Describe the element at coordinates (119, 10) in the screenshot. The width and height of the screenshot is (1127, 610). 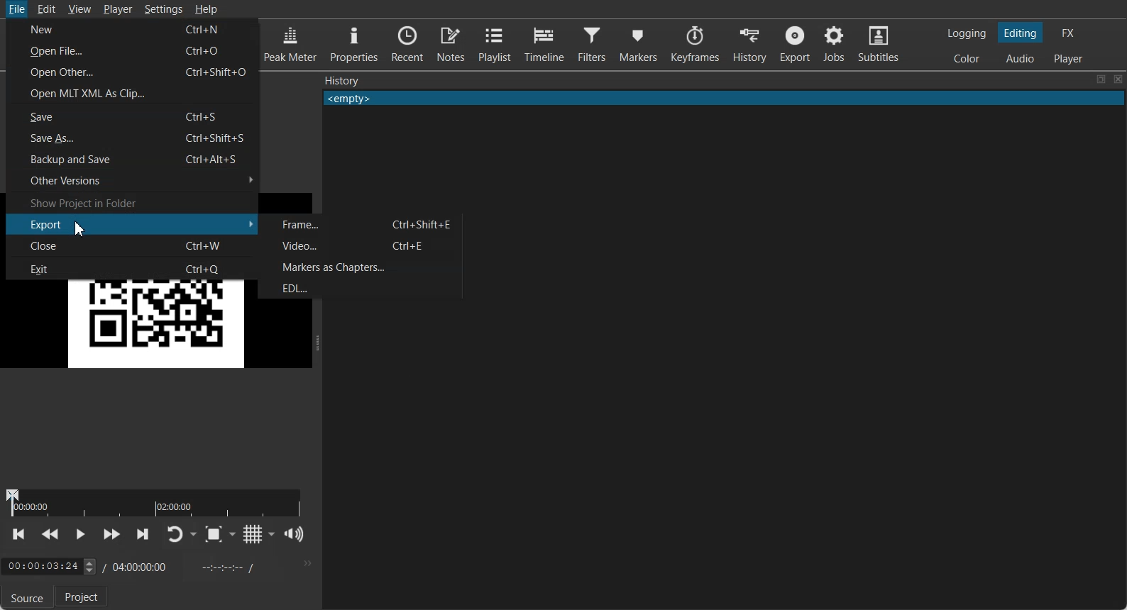
I see `Player` at that location.